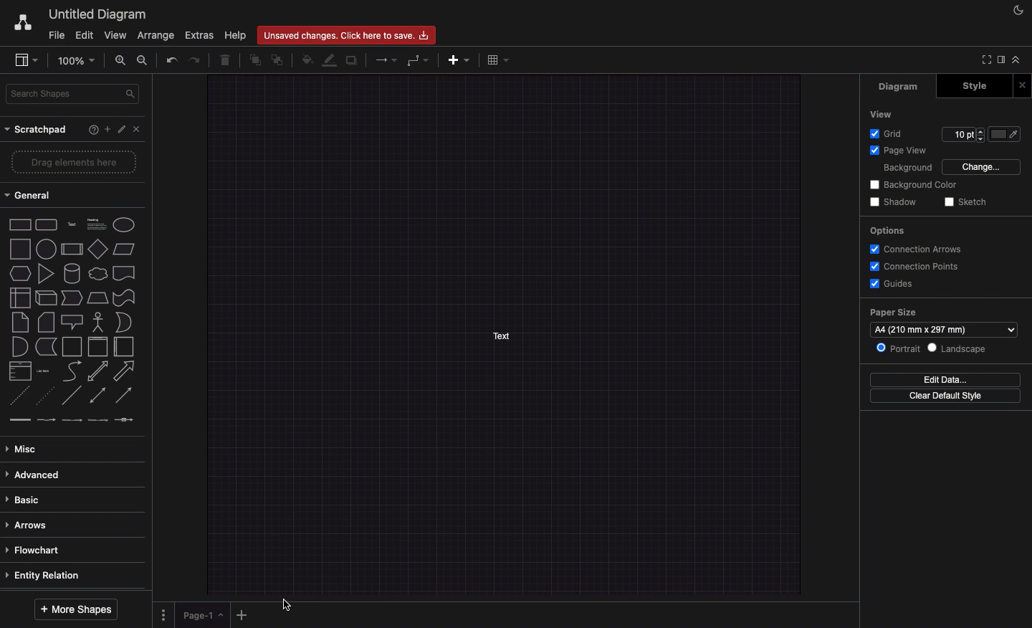 Image resolution: width=1032 pixels, height=628 pixels. Describe the element at coordinates (73, 609) in the screenshot. I see `More shapes` at that location.